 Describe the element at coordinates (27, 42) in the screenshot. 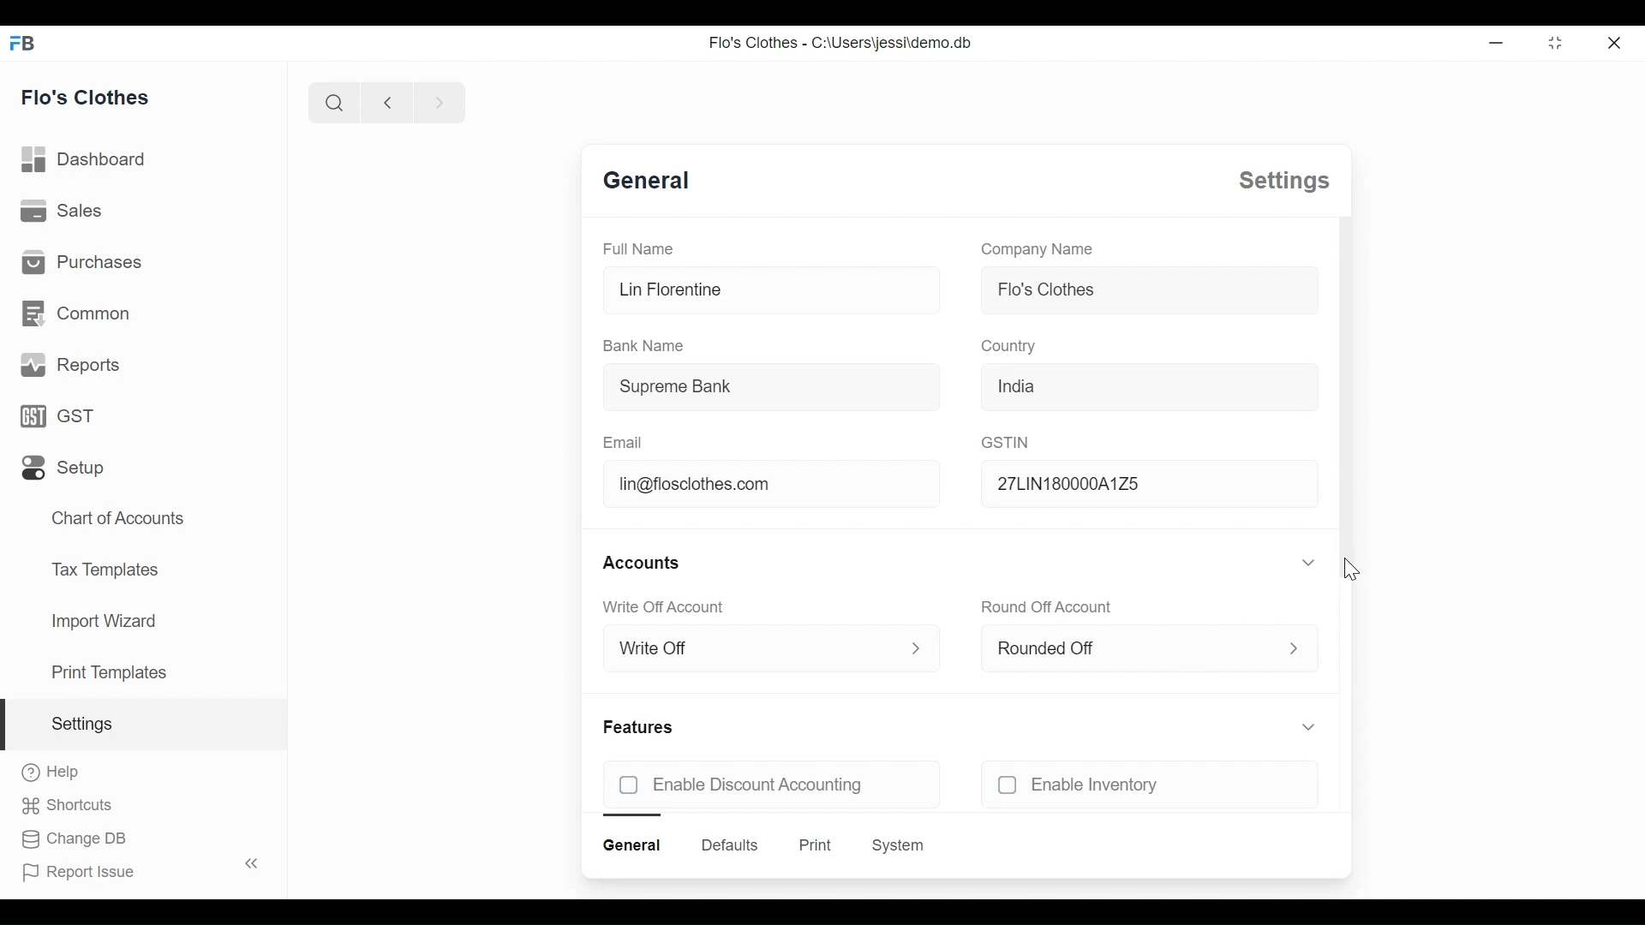

I see `Frappe Books Desktop icon` at that location.